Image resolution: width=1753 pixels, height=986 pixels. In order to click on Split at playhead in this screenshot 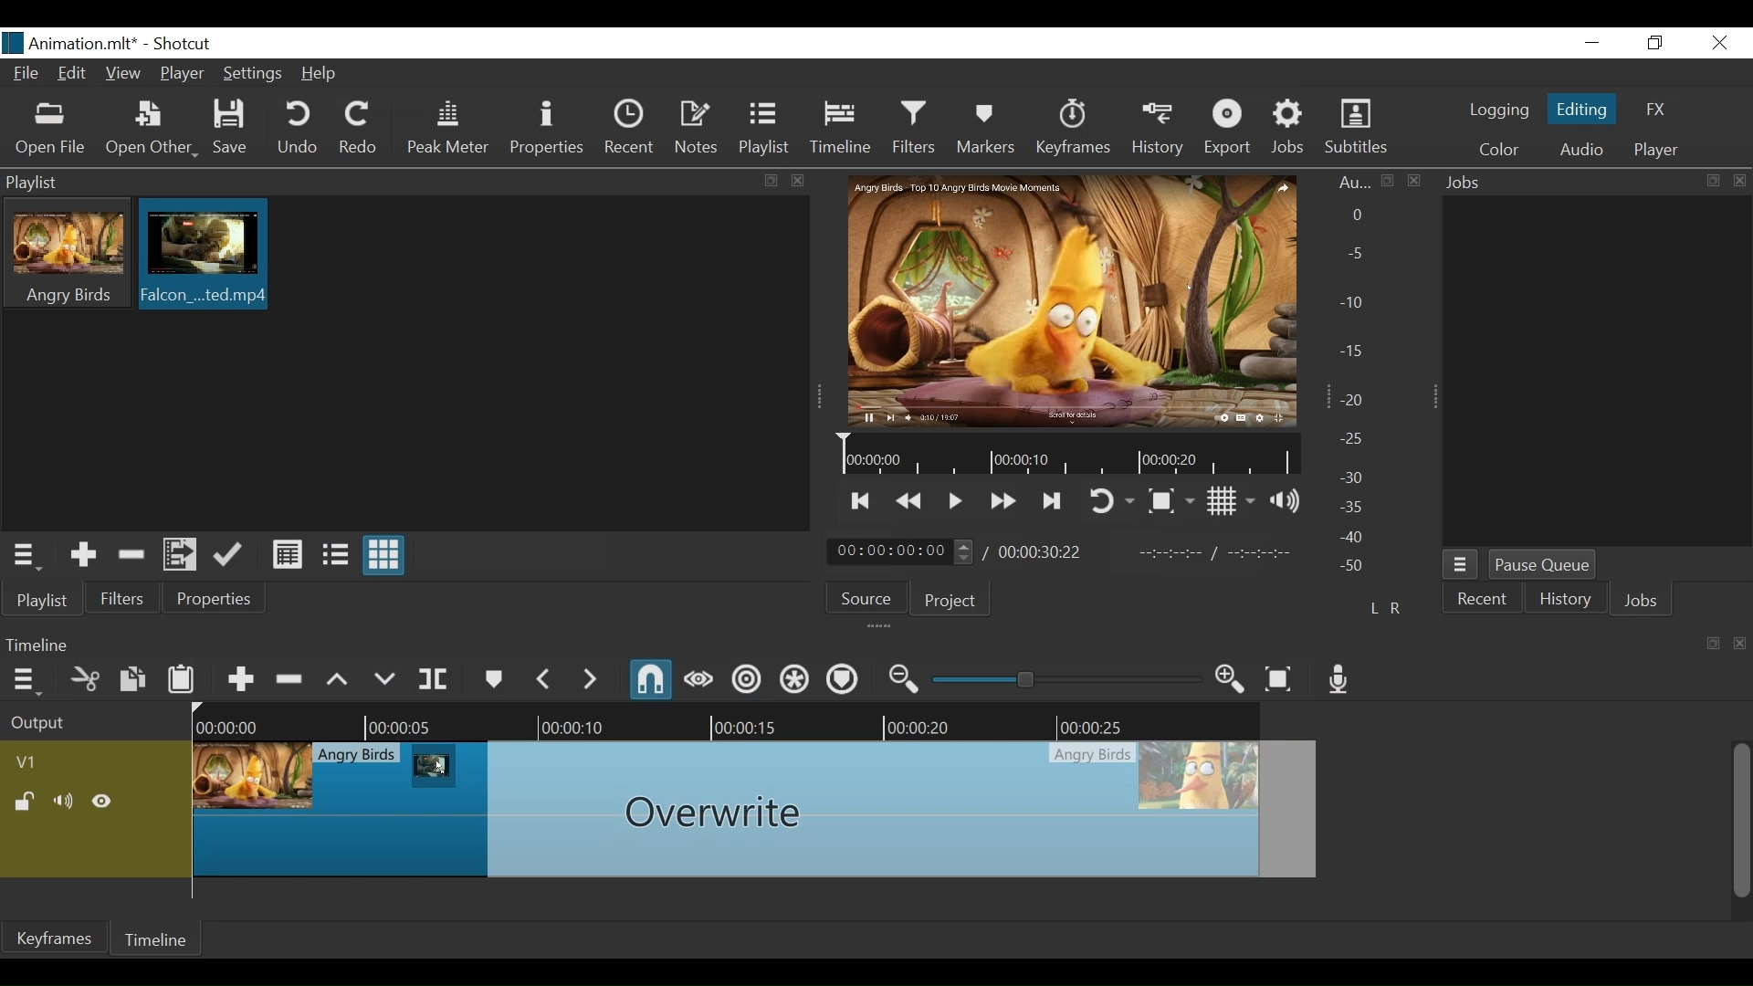, I will do `click(434, 678)`.